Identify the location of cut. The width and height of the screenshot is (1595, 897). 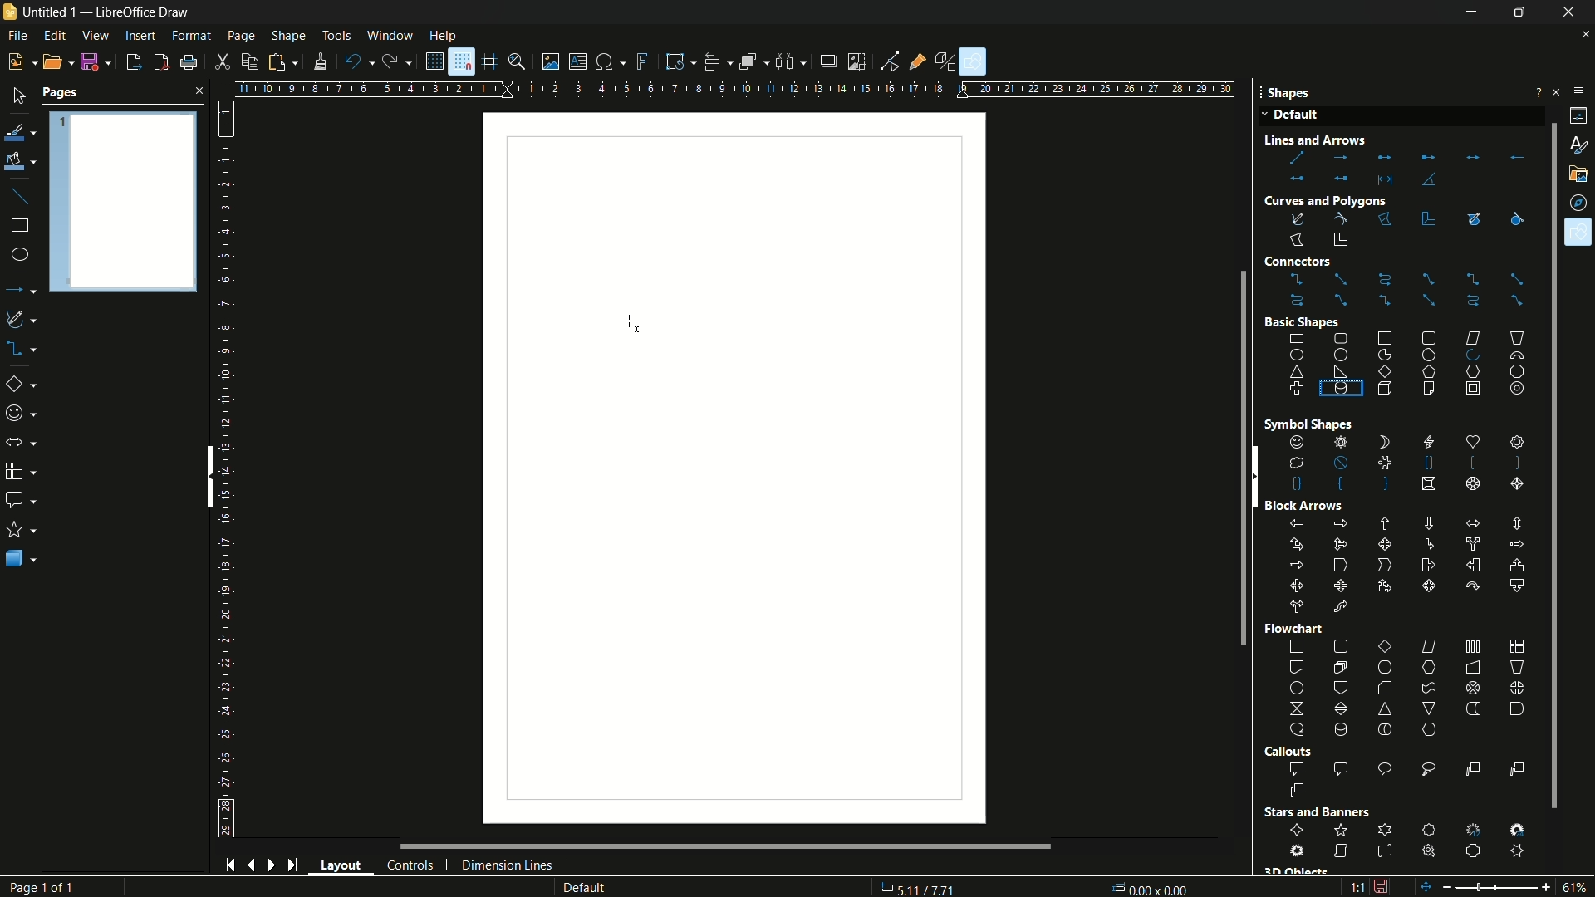
(225, 61).